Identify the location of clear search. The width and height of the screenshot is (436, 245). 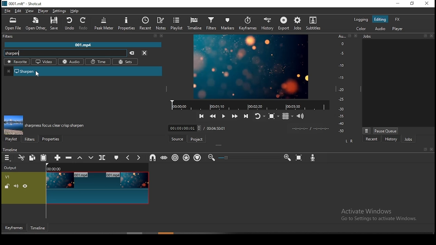
(133, 52).